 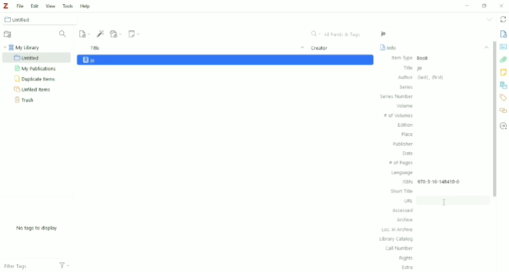 What do you see at coordinates (402, 173) in the screenshot?
I see `Language` at bounding box center [402, 173].